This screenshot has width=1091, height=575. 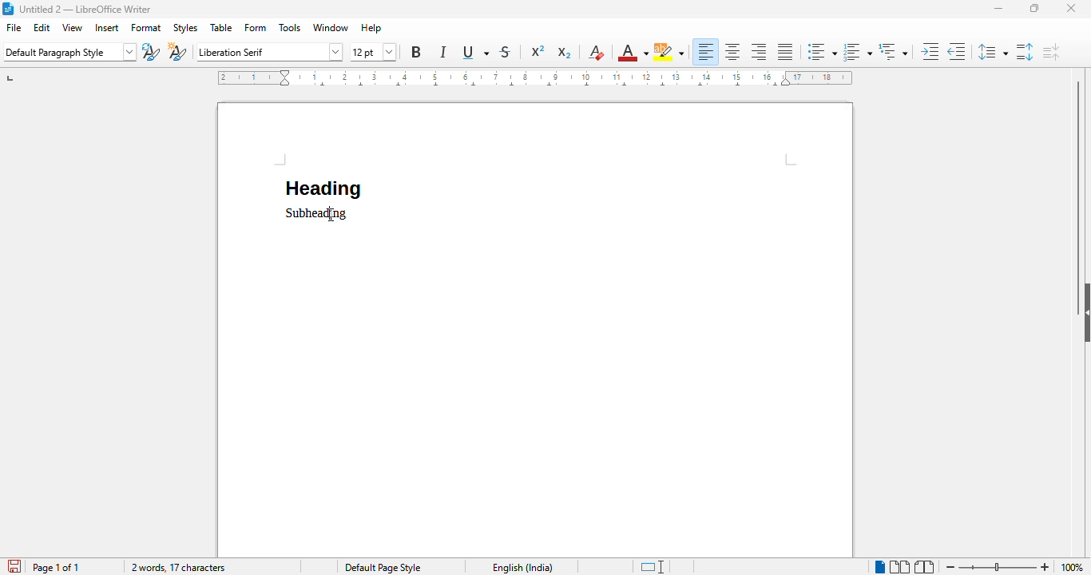 I want to click on single-page view, so click(x=880, y=567).